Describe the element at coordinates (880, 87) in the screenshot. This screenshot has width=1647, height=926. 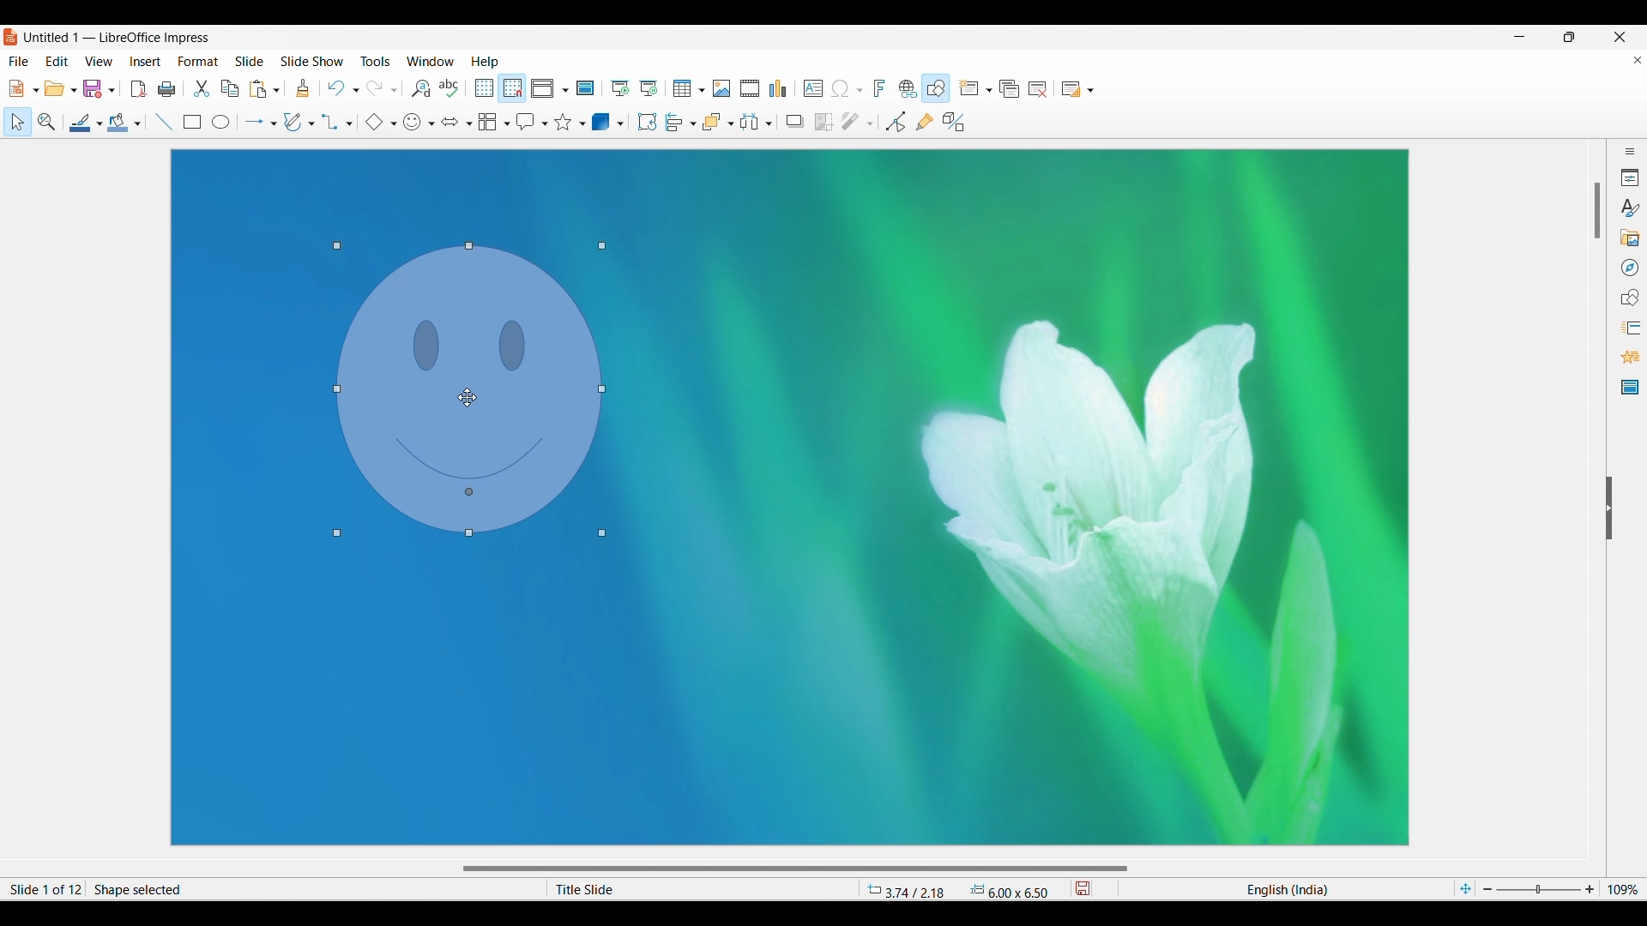
I see `Insert fontwork text` at that location.